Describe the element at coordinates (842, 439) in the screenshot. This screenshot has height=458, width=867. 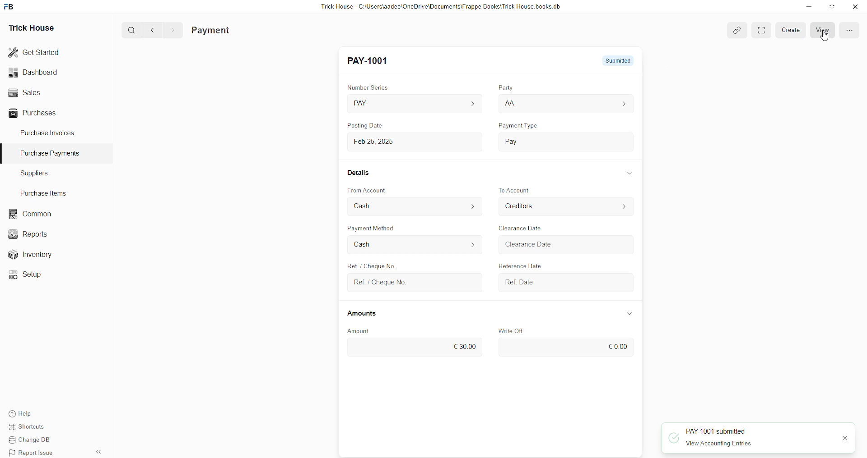
I see `close` at that location.